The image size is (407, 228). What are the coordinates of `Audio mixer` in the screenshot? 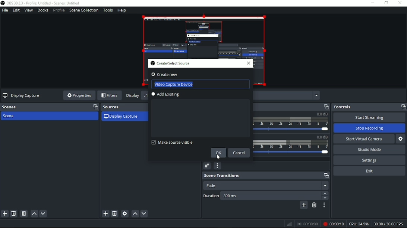 It's located at (293, 106).